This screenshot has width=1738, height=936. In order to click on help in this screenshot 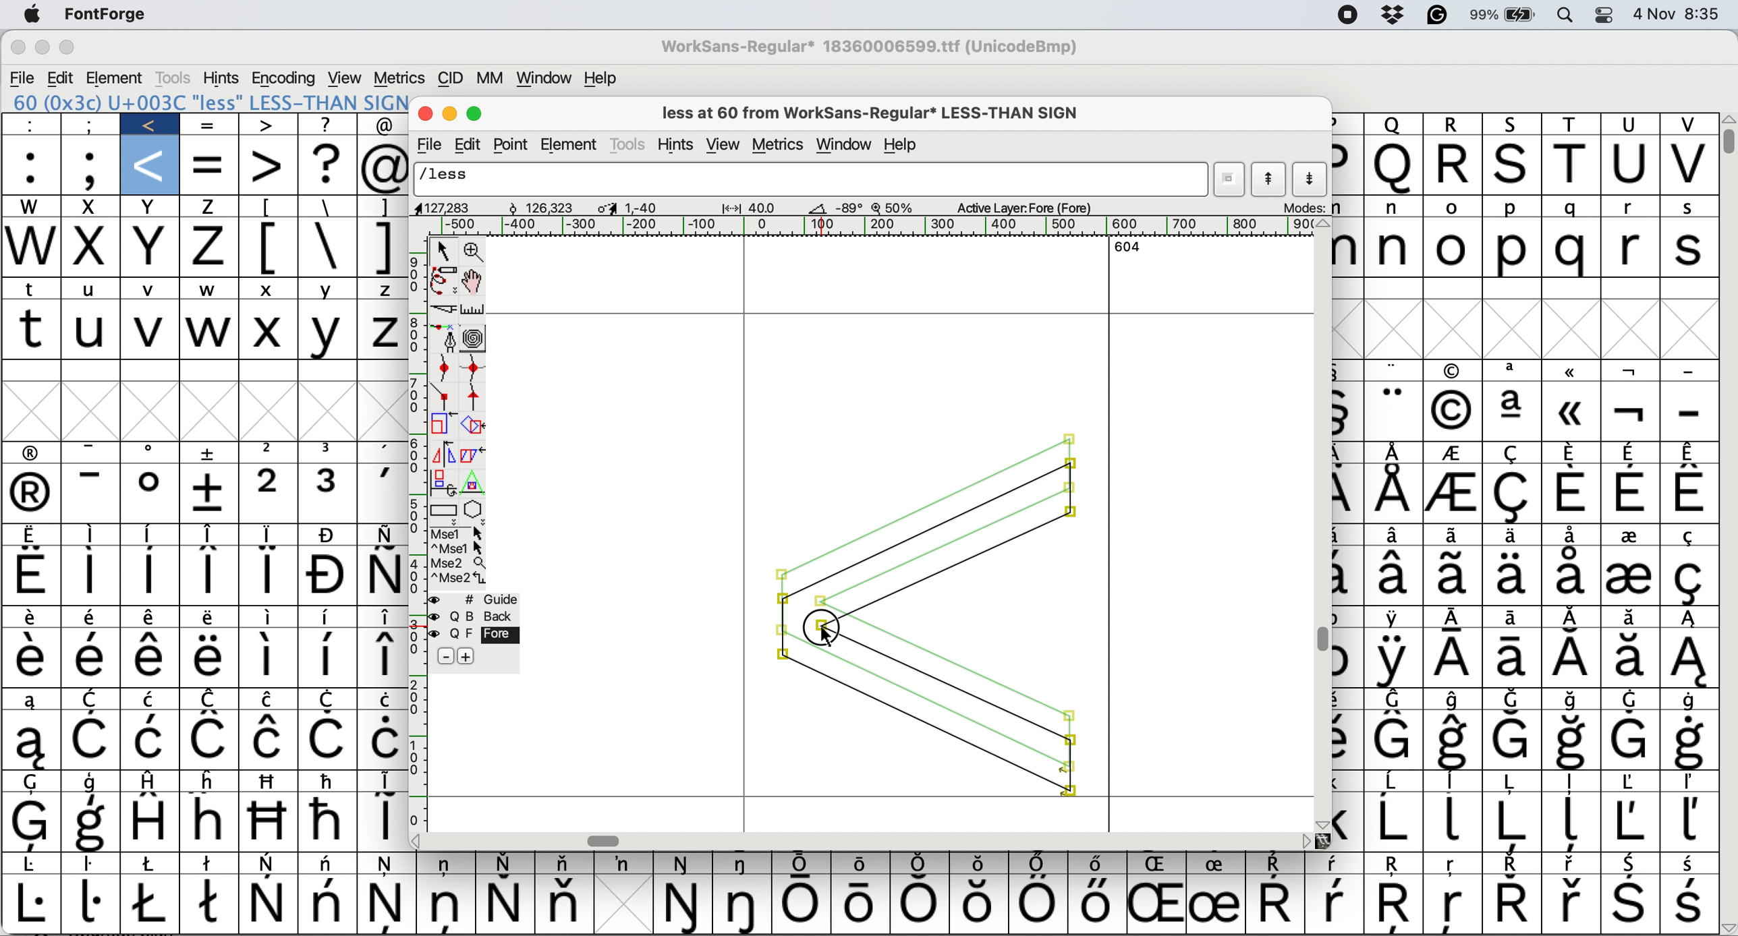, I will do `click(903, 144)`.